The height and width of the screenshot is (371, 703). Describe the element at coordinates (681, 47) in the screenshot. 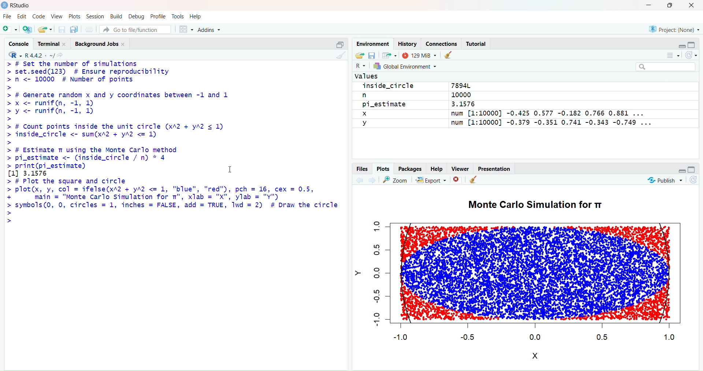

I see `Minimize` at that location.